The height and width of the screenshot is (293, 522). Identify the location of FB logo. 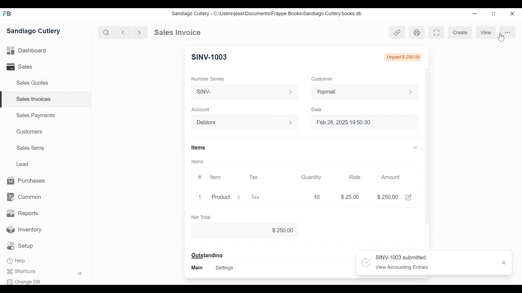
(7, 14).